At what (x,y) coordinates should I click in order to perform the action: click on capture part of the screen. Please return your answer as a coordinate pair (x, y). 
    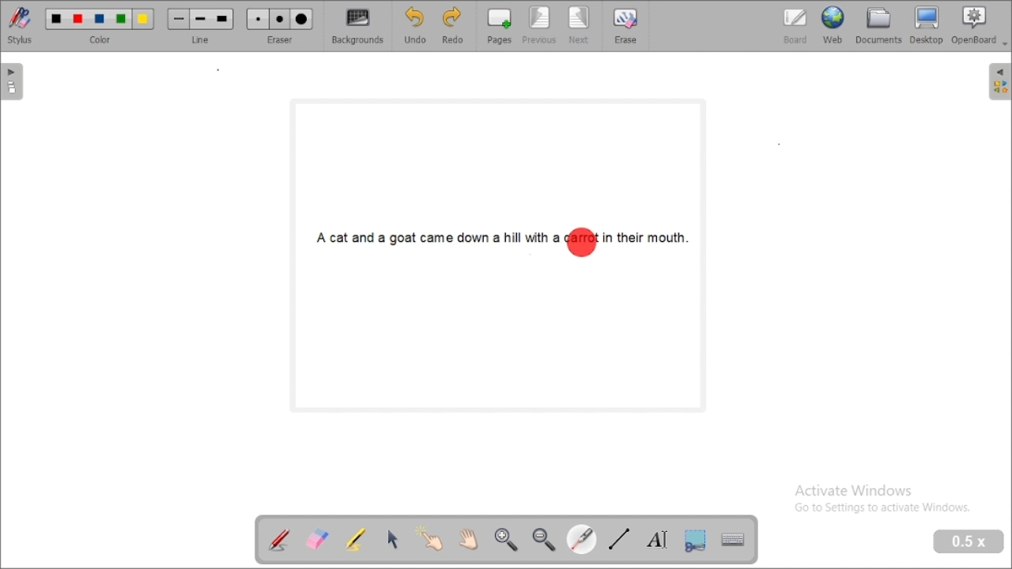
    Looking at the image, I should click on (696, 540).